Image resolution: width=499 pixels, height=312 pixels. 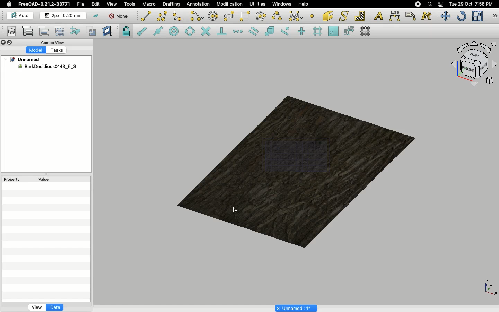 I want to click on Toggle construction mode, so click(x=96, y=16).